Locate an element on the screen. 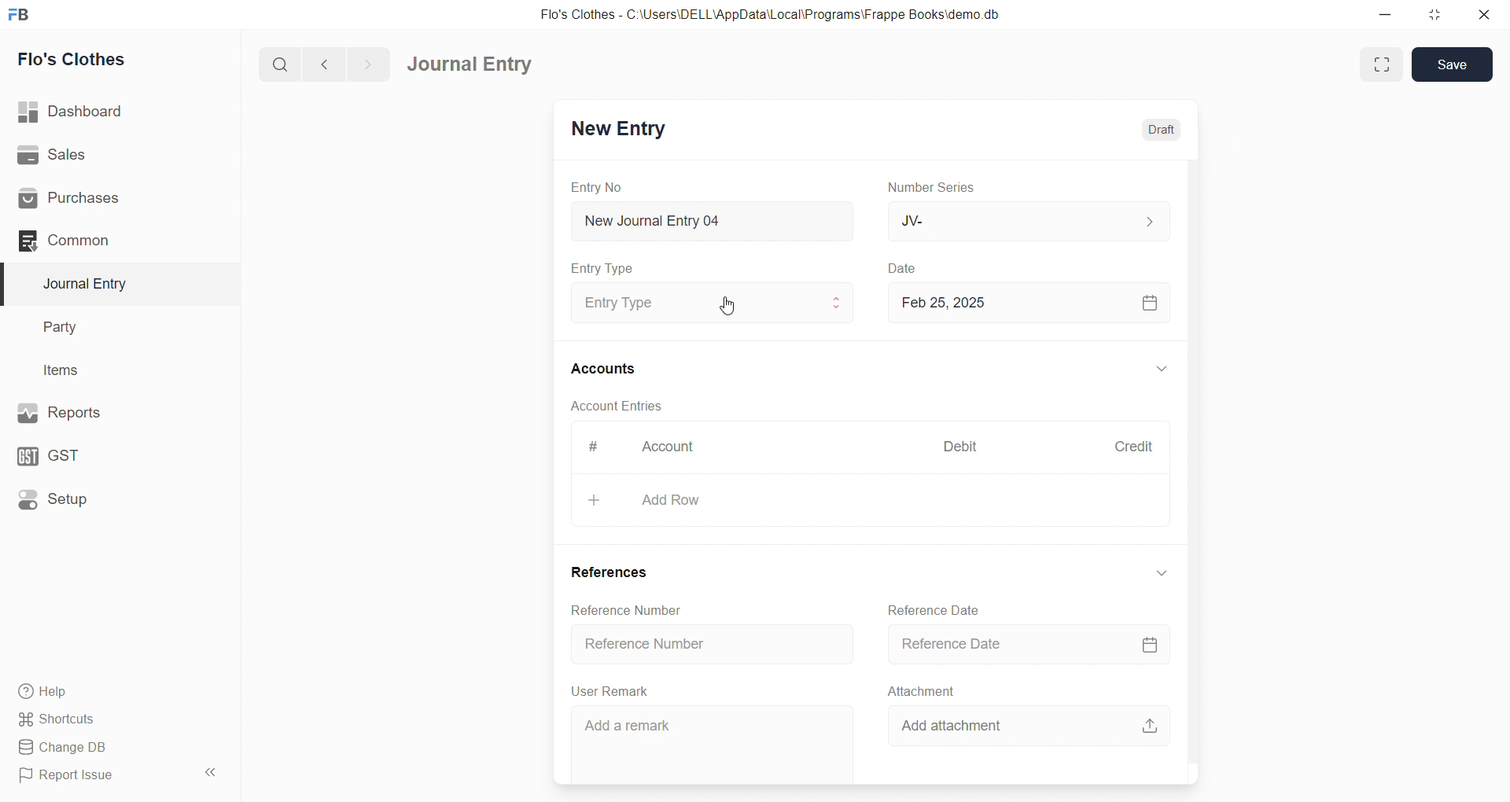 Image resolution: width=1510 pixels, height=802 pixels. resize is located at coordinates (1434, 14).